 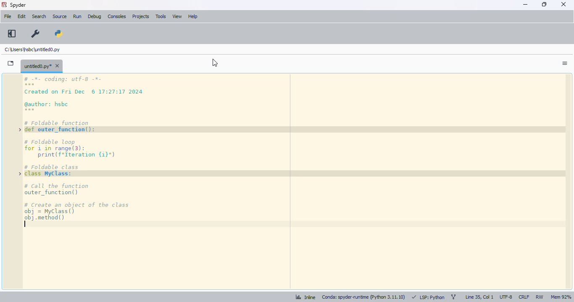 What do you see at coordinates (453, 297) in the screenshot?
I see `git branch` at bounding box center [453, 297].